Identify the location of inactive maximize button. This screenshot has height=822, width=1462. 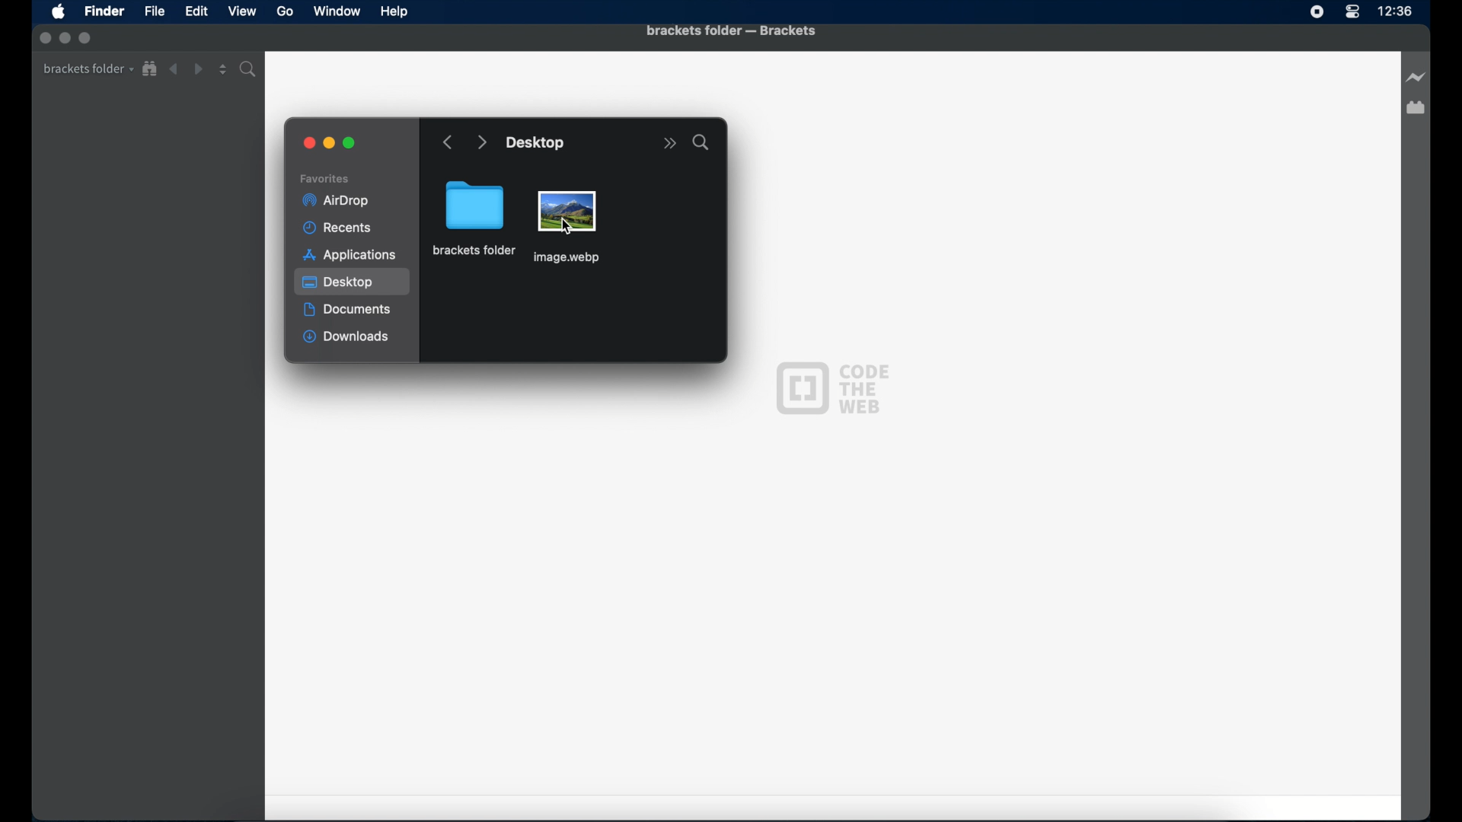
(87, 39).